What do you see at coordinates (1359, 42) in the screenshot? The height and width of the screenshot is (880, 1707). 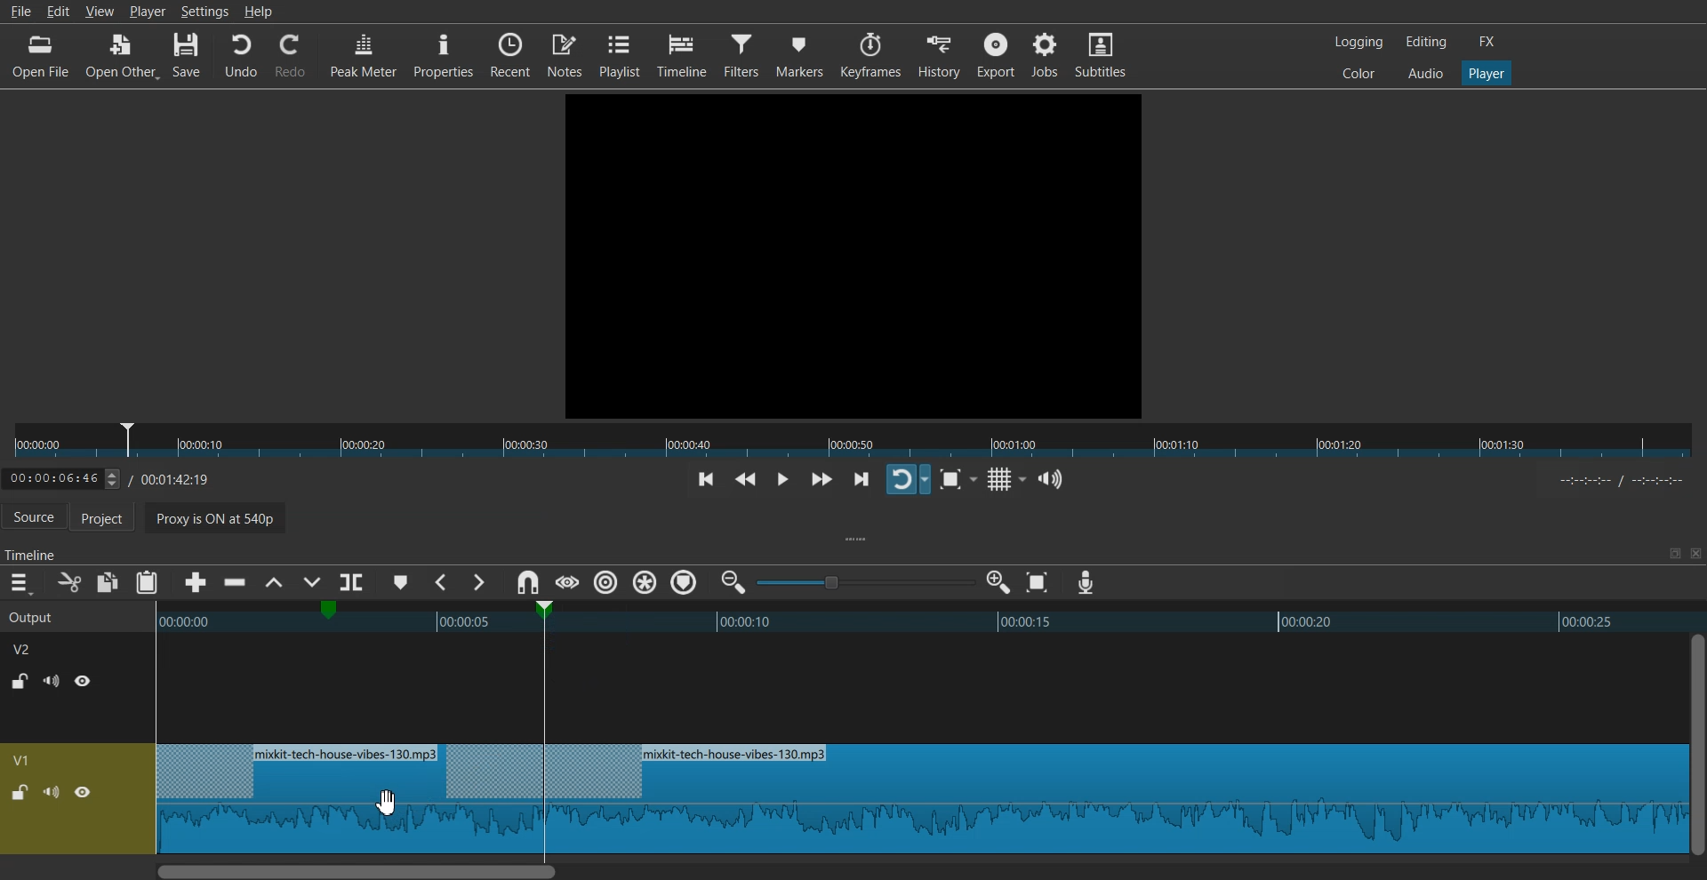 I see `Logging` at bounding box center [1359, 42].